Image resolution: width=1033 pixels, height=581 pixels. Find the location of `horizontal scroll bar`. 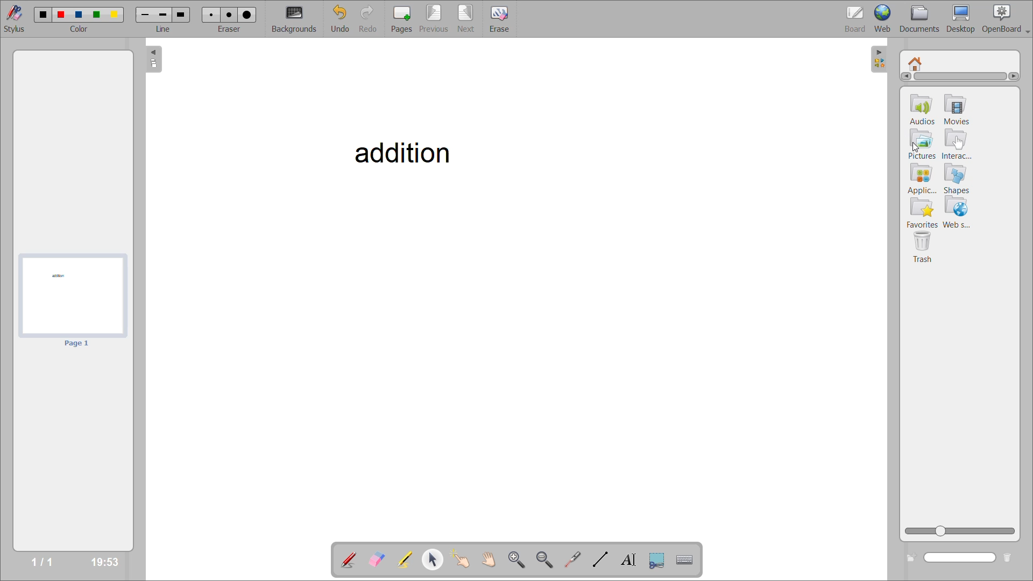

horizontal scroll bar is located at coordinates (959, 76).